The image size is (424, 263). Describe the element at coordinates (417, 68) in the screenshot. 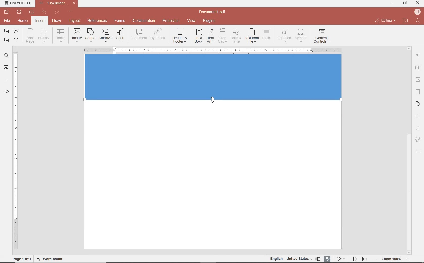

I see `` at that location.